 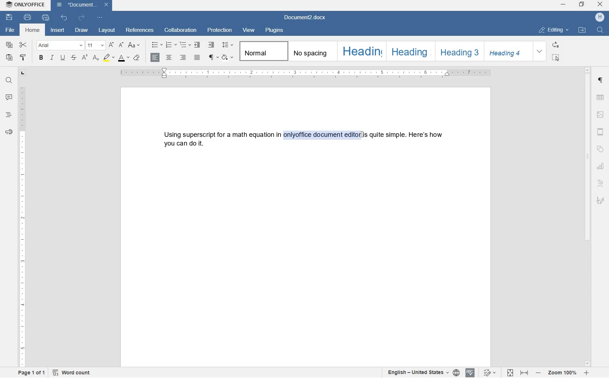 I want to click on copy style, so click(x=23, y=58).